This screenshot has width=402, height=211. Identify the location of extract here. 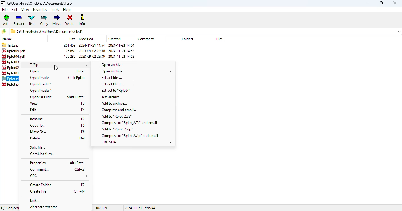
(112, 84).